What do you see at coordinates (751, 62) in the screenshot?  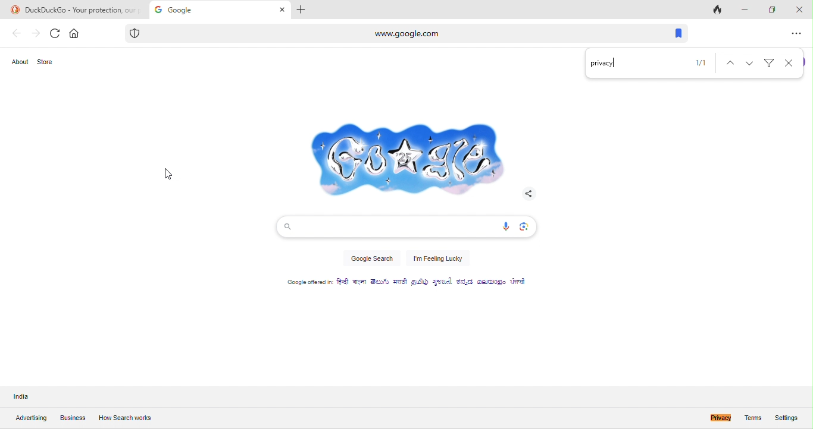 I see `down` at bounding box center [751, 62].